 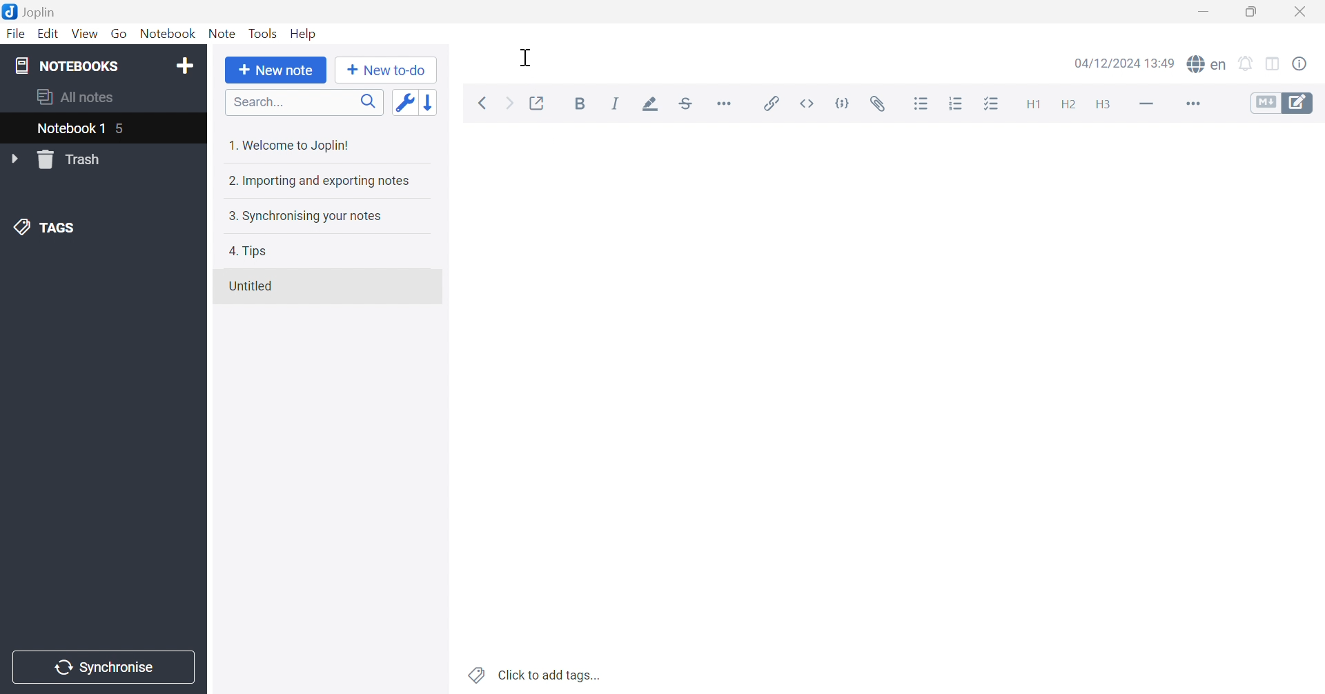 I want to click on Restore Down, so click(x=1249, y=10).